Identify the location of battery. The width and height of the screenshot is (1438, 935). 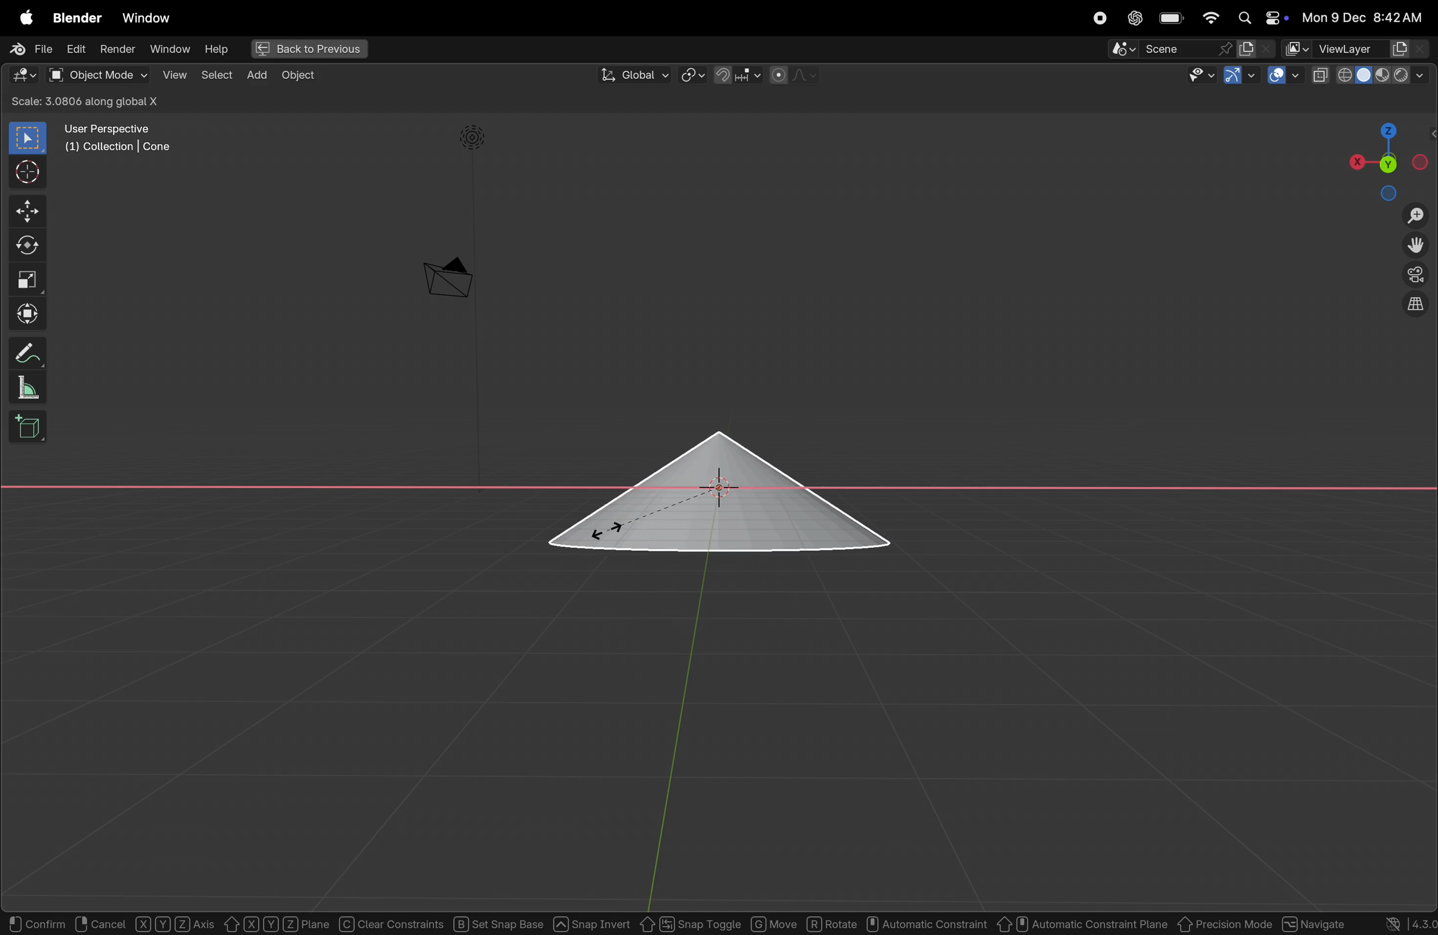
(1172, 18).